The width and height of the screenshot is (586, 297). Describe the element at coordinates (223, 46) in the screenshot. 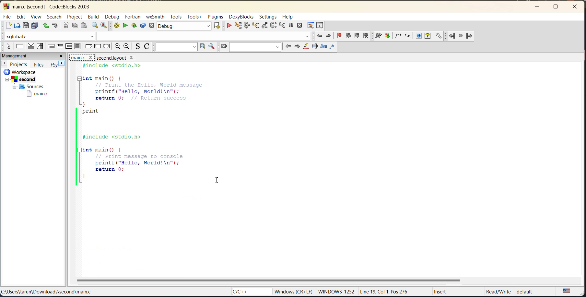

I see `clear` at that location.